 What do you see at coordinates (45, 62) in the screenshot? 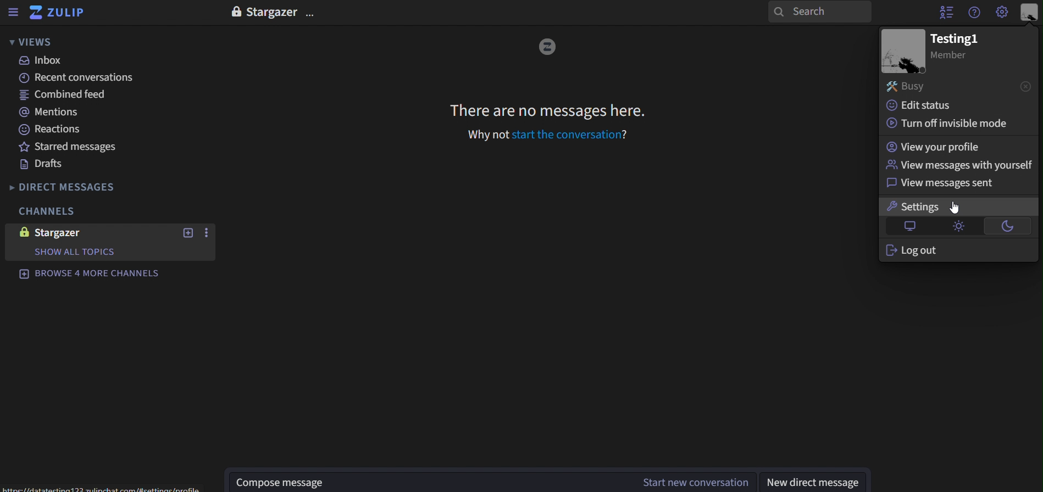
I see `inbox` at bounding box center [45, 62].